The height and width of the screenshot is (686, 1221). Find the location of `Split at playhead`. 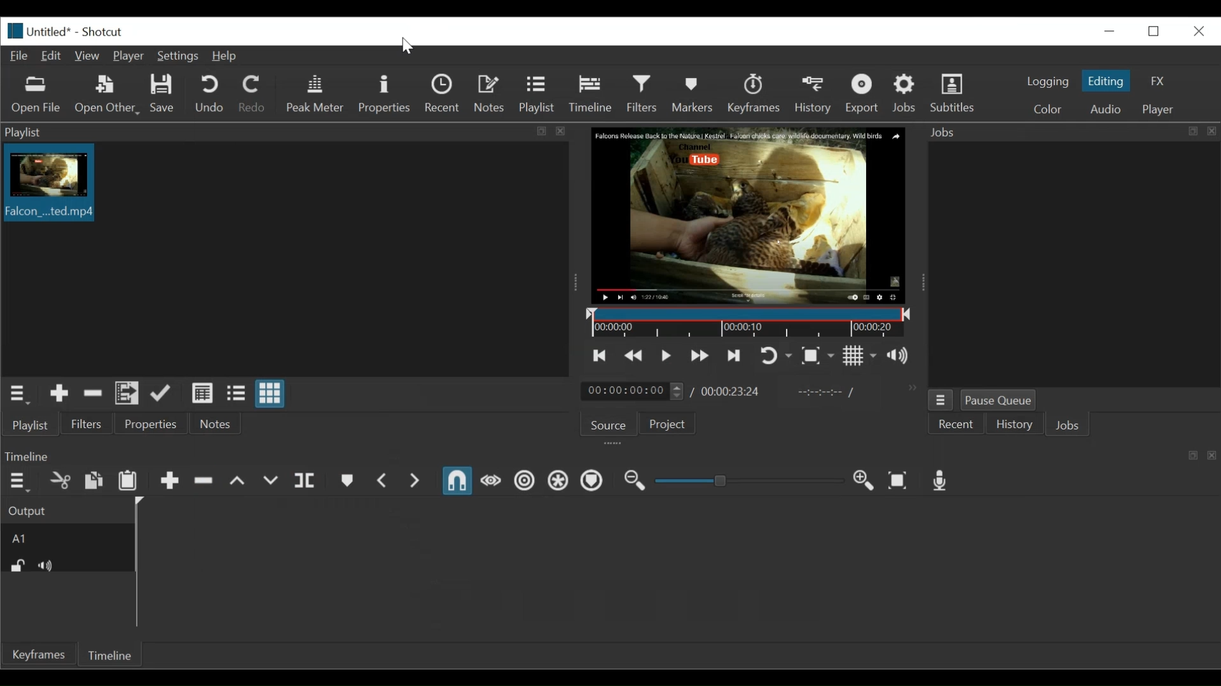

Split at playhead is located at coordinates (308, 482).